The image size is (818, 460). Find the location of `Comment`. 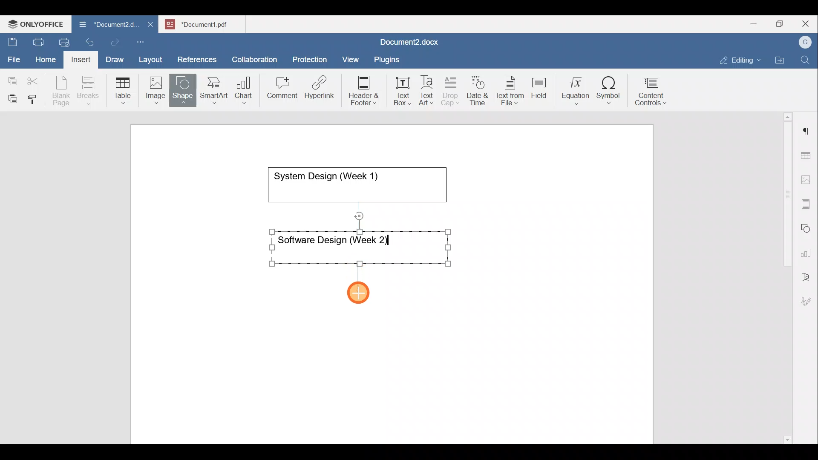

Comment is located at coordinates (279, 90).